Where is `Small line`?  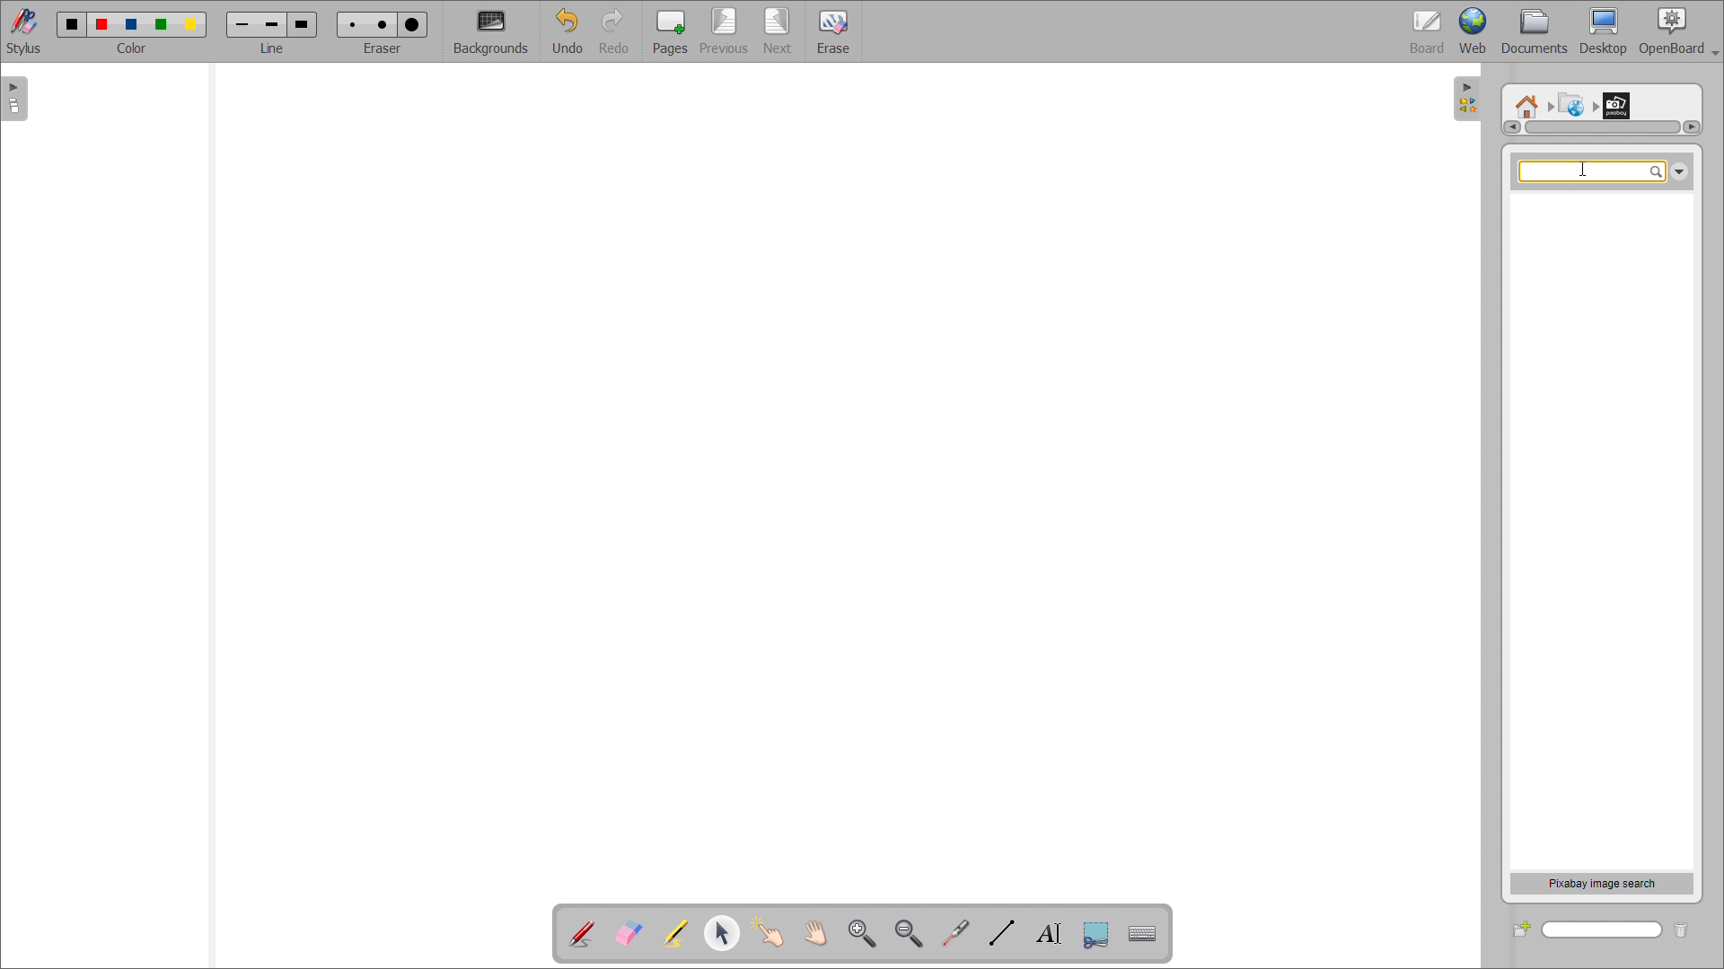
Small line is located at coordinates (242, 22).